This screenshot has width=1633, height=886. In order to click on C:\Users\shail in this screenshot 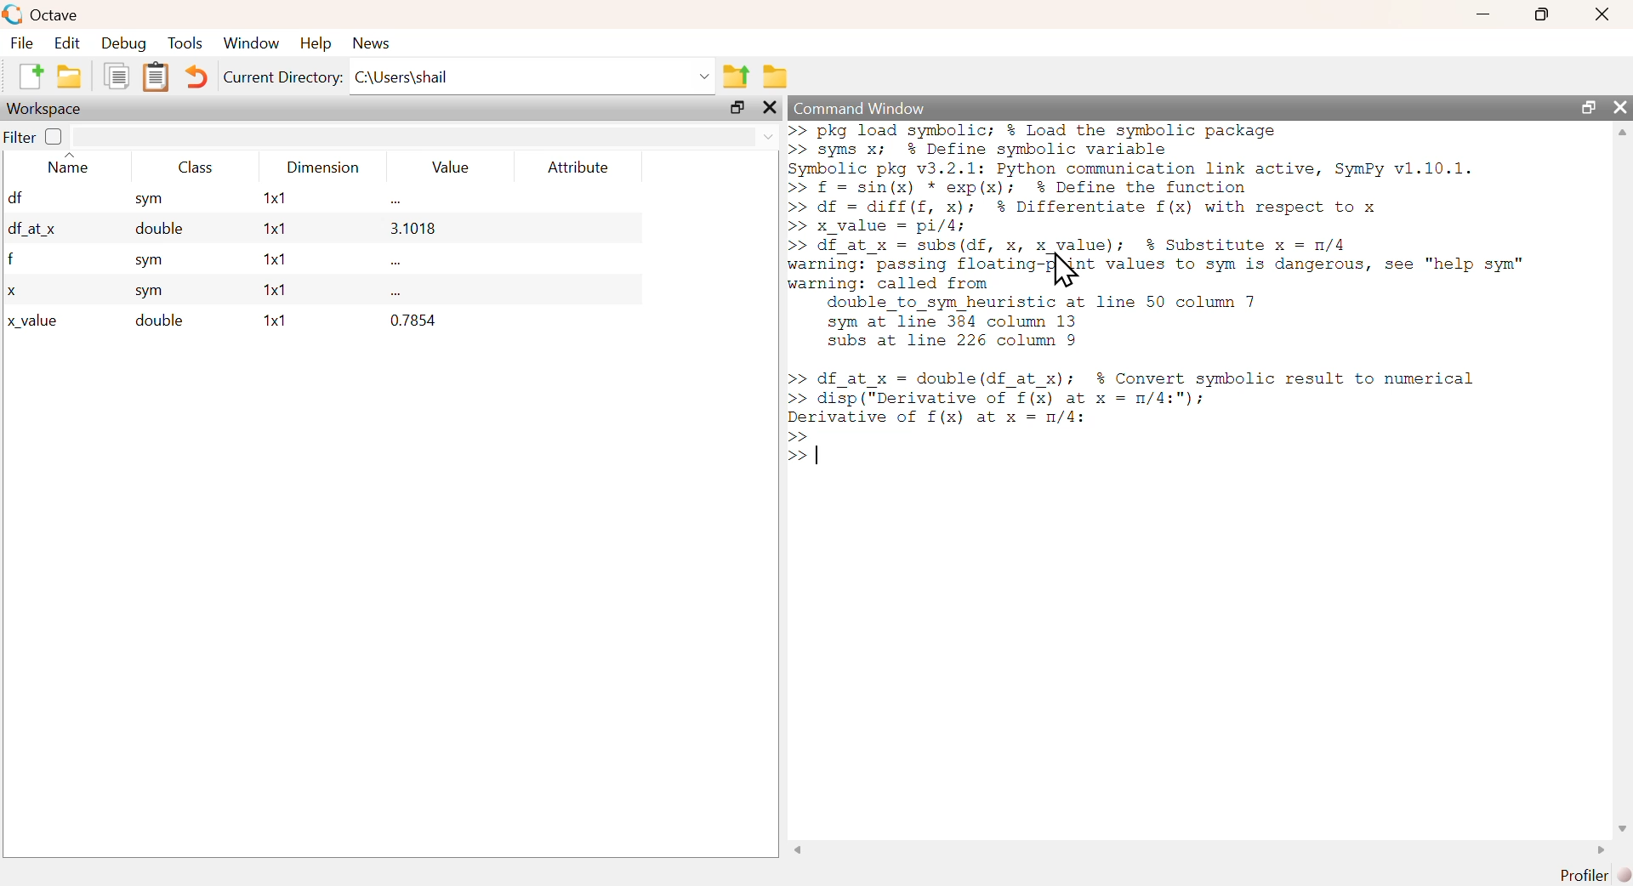, I will do `click(531, 77)`.